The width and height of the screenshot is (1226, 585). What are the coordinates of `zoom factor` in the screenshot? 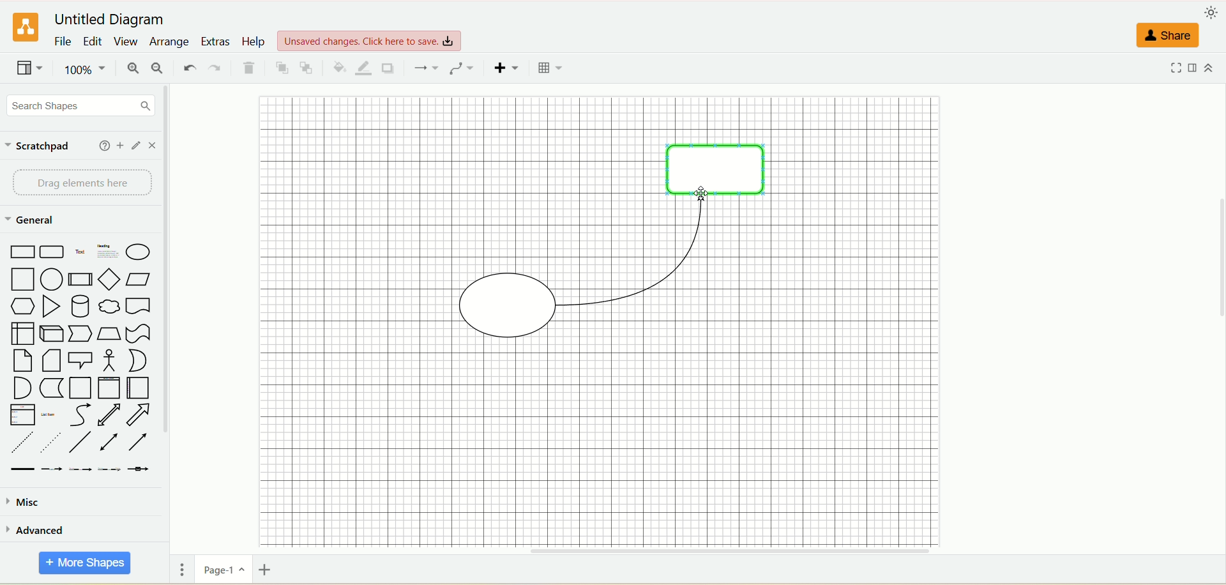 It's located at (84, 71).